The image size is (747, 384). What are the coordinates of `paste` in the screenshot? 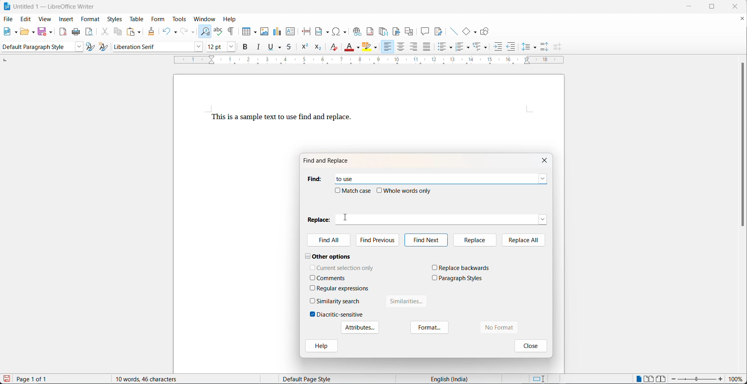 It's located at (131, 31).